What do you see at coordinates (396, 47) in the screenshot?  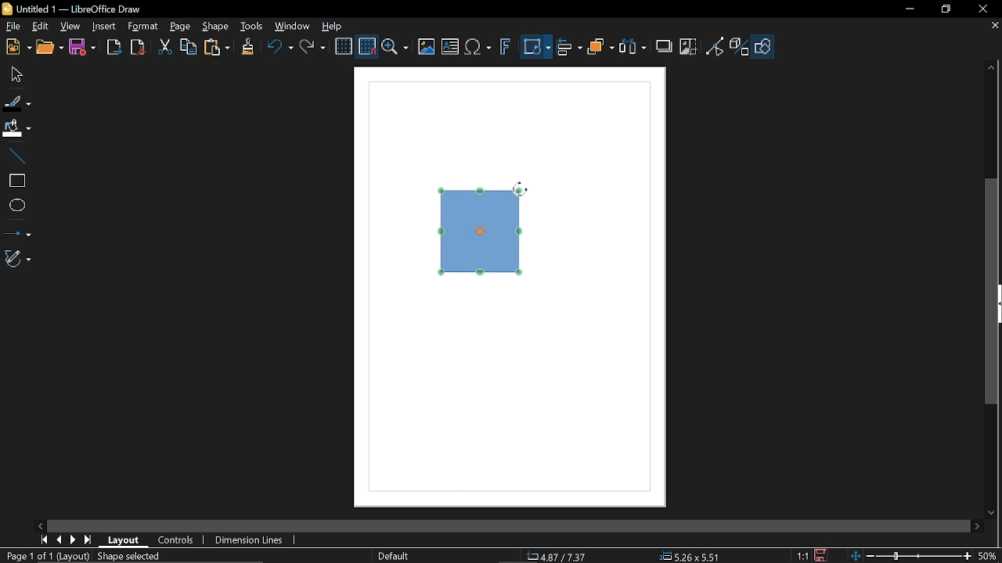 I see `Zoom` at bounding box center [396, 47].